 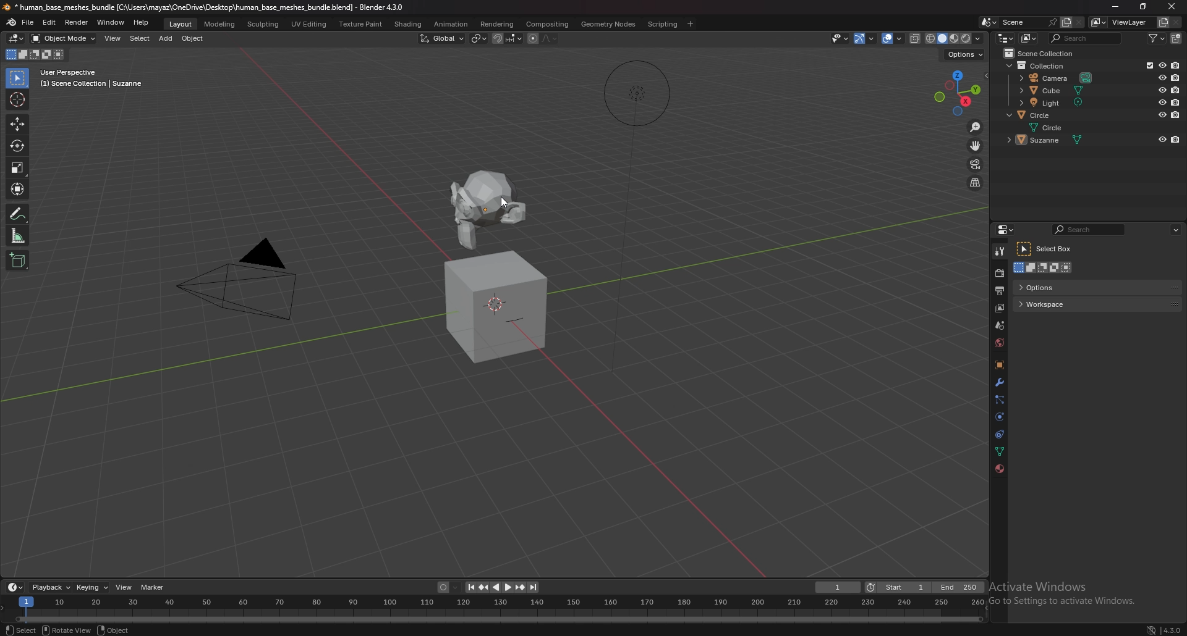 I want to click on workspace, so click(x=1058, y=304).